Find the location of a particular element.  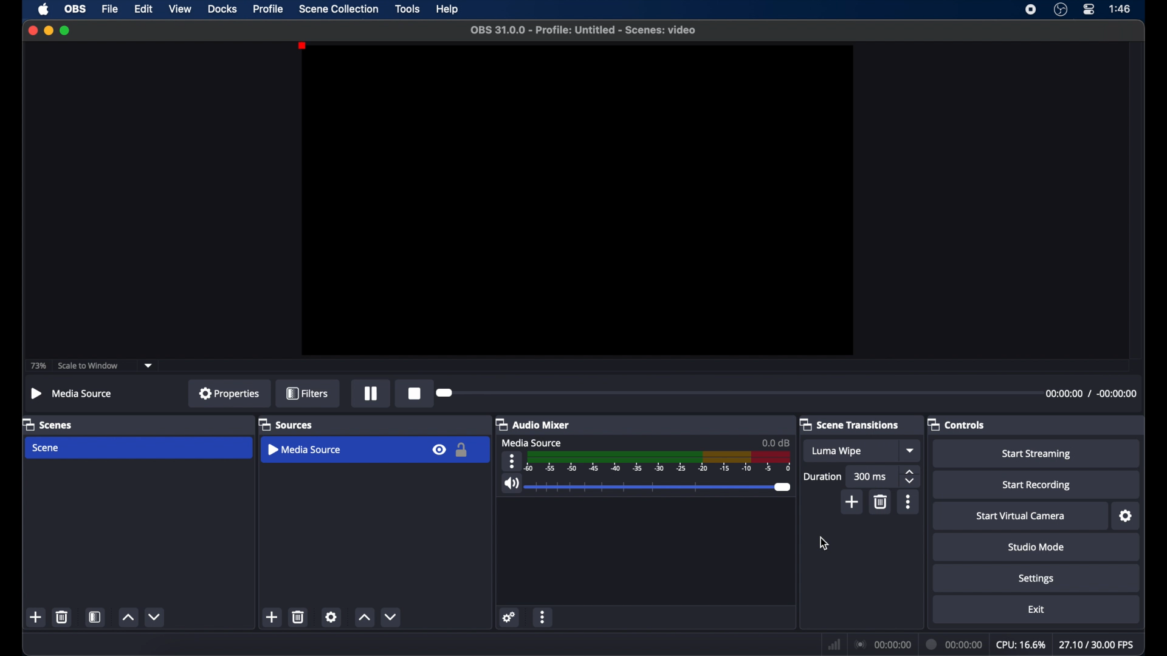

start recording is located at coordinates (1038, 485).